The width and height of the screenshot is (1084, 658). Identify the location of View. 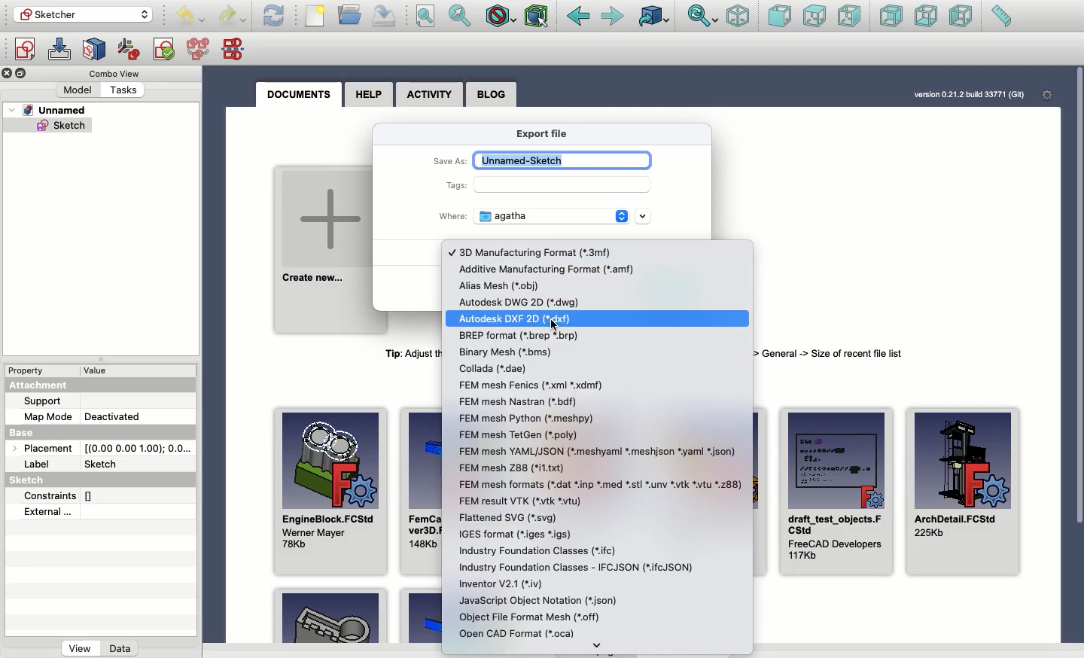
(79, 647).